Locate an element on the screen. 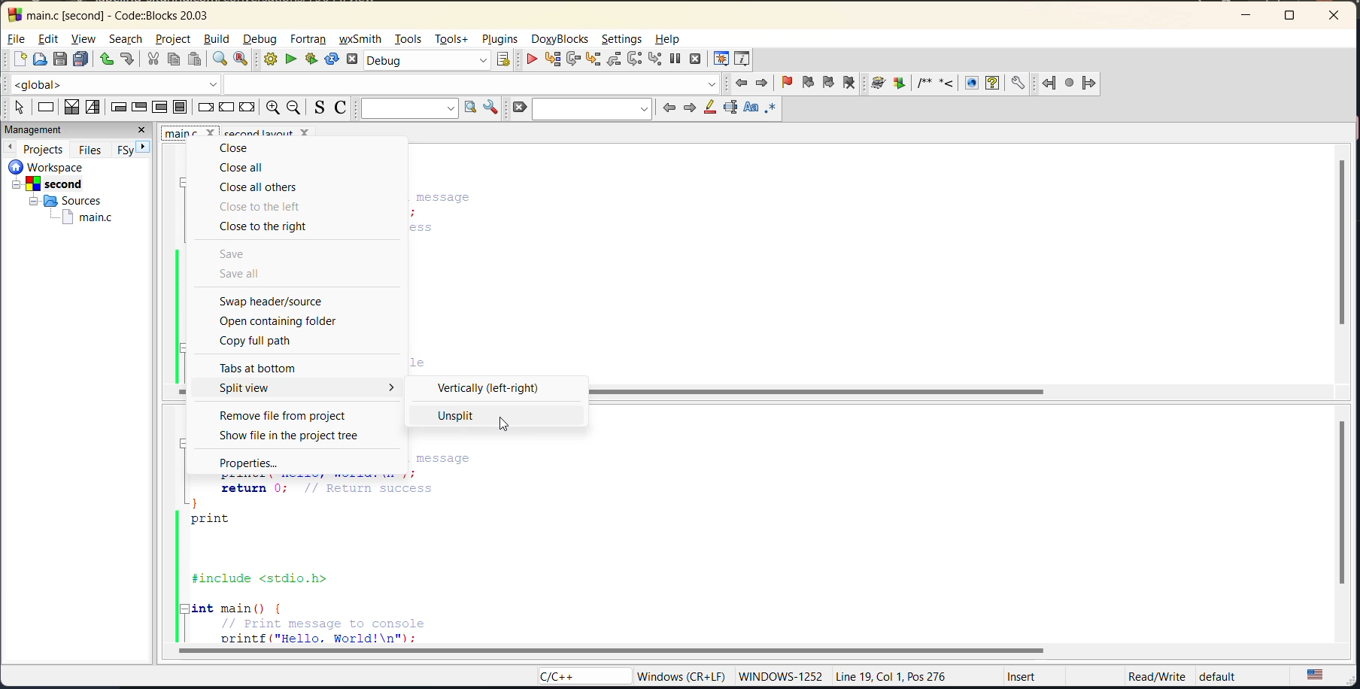 The width and height of the screenshot is (1360, 689). build is located at coordinates (220, 41).